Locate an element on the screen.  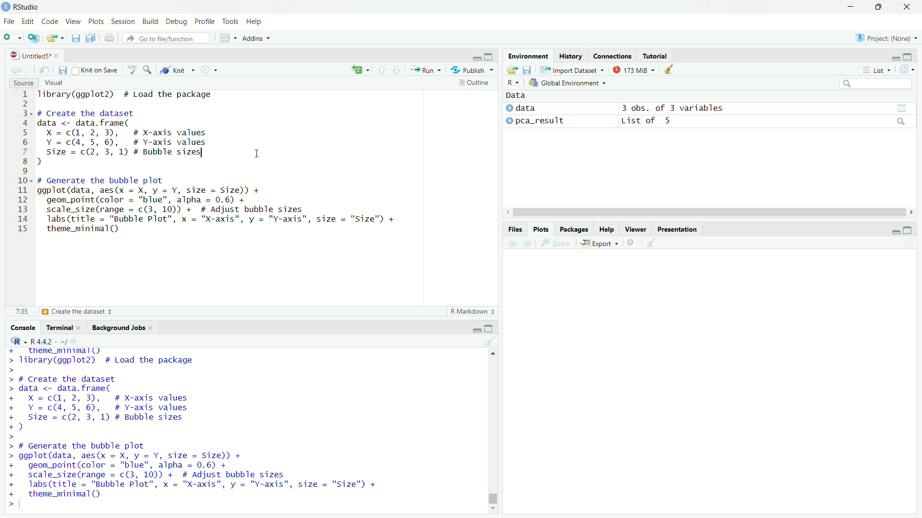
save workspace as is located at coordinates (528, 70).